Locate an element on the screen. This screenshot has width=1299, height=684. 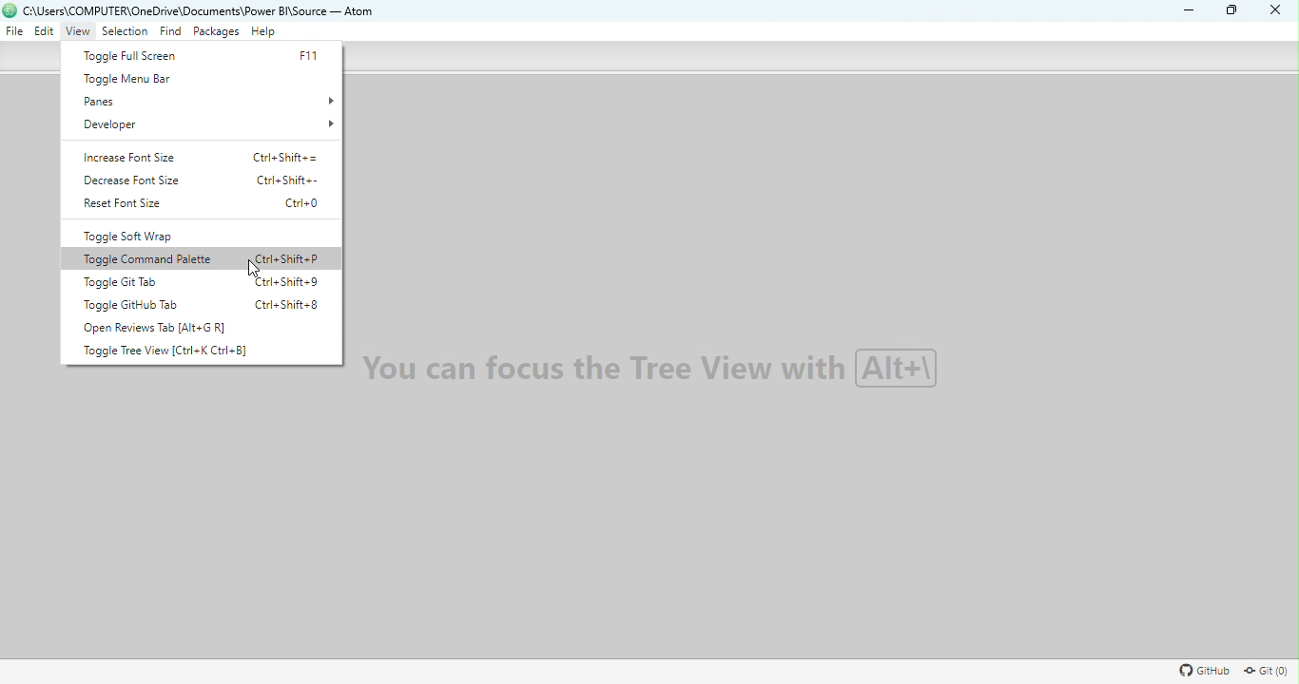
Panes is located at coordinates (208, 98).